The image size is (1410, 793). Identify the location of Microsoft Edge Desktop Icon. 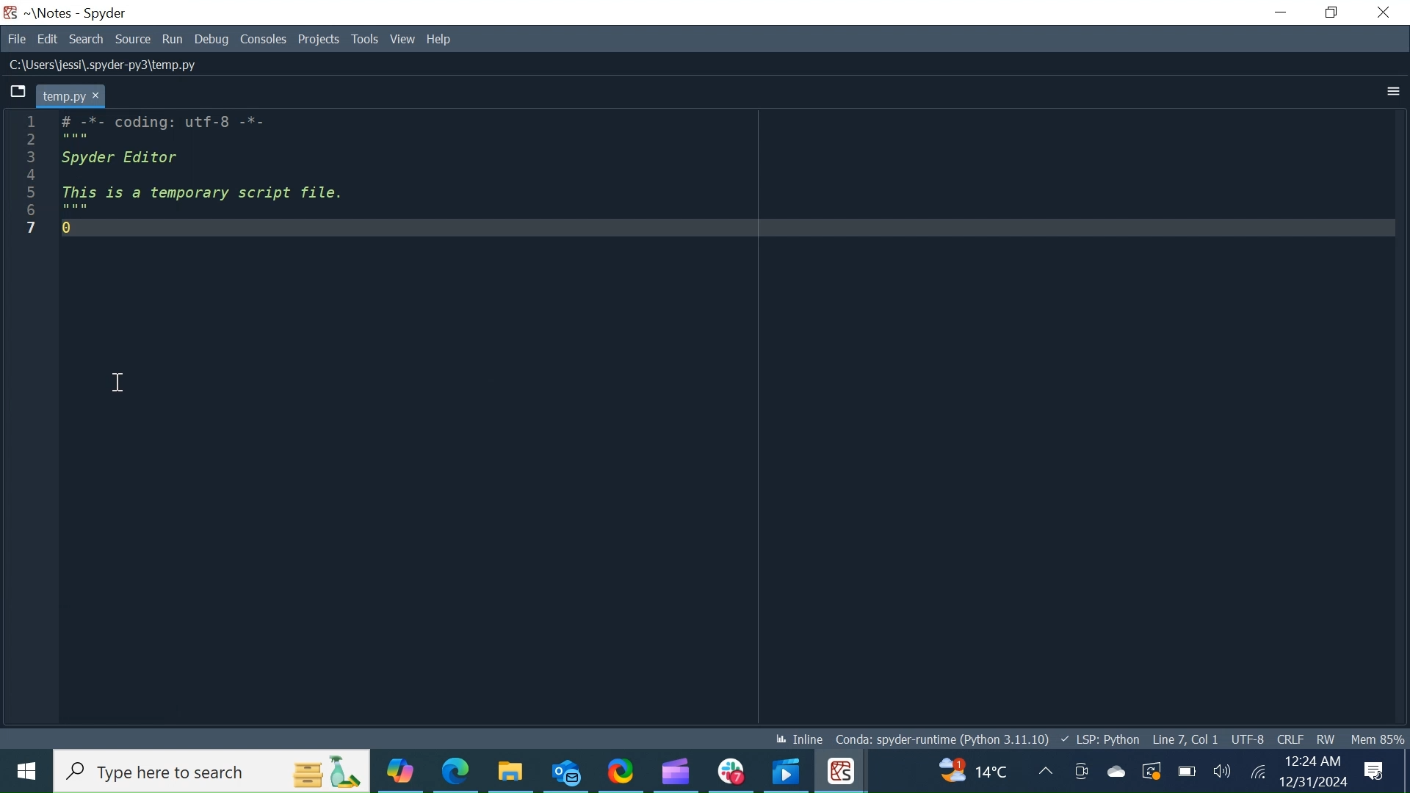
(462, 772).